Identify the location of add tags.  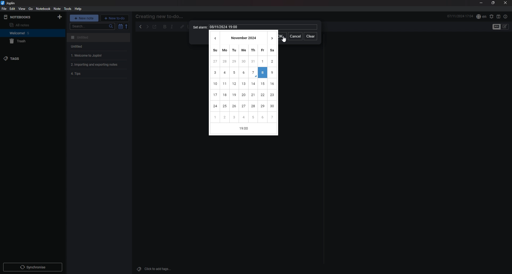
(155, 269).